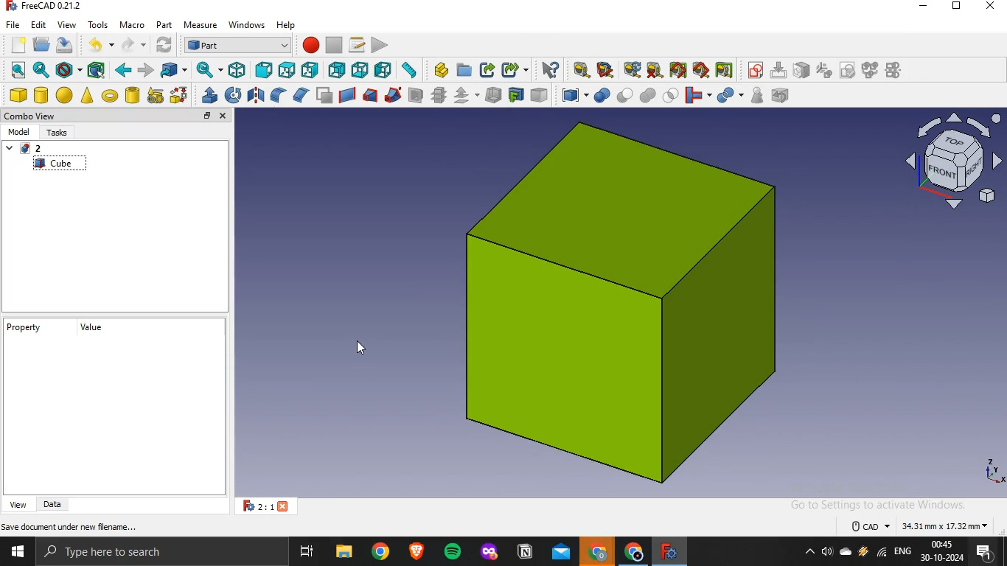 The image size is (1007, 566). I want to click on go to linked object, so click(173, 69).